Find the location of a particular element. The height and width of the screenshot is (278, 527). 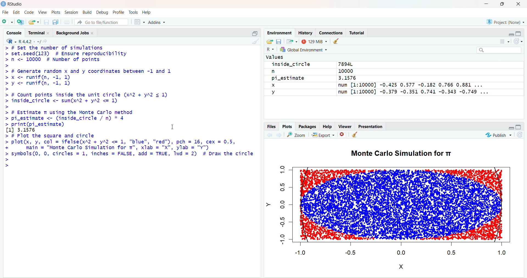

Help is located at coordinates (148, 12).